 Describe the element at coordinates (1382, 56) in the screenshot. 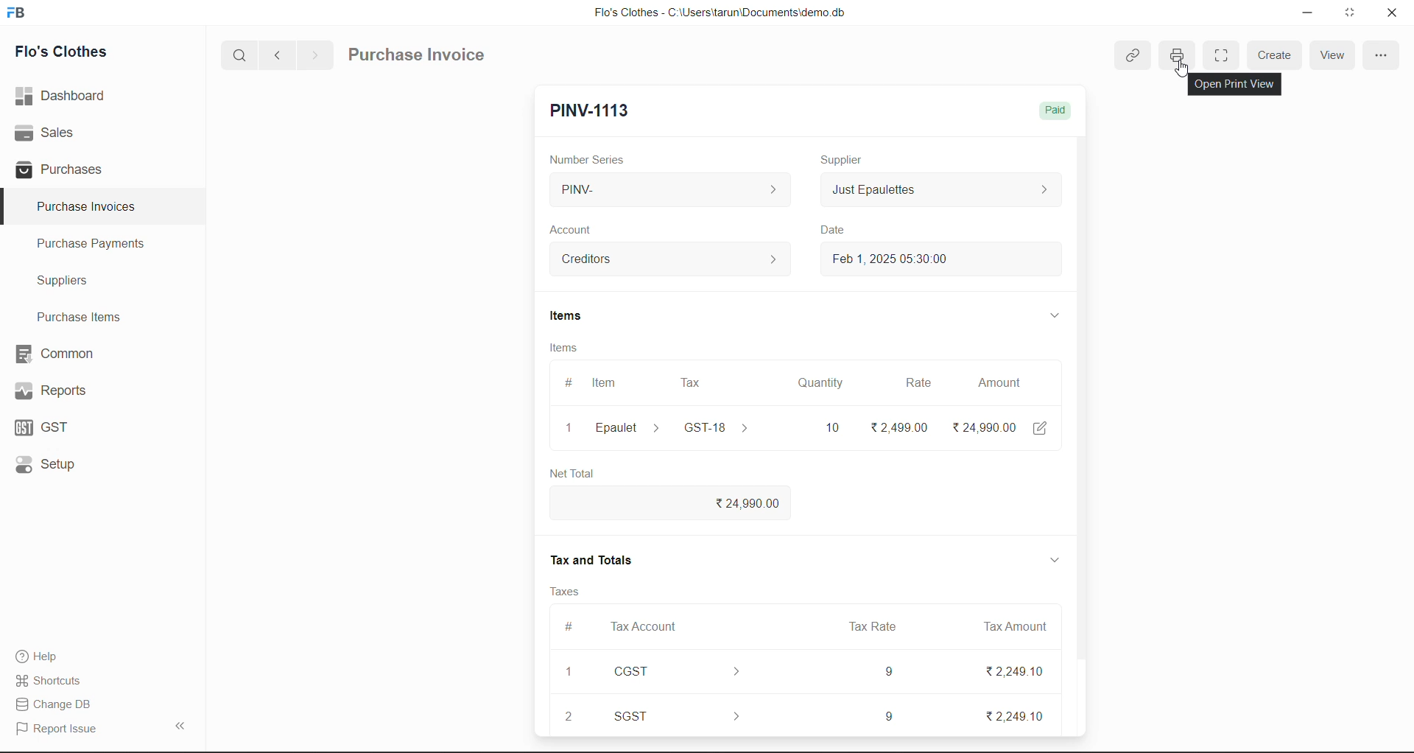

I see `more options` at that location.